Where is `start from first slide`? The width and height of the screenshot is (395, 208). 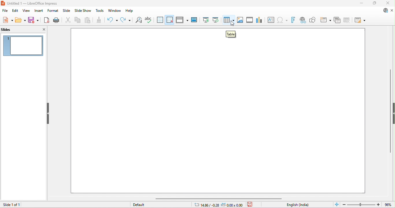 start from first slide is located at coordinates (206, 20).